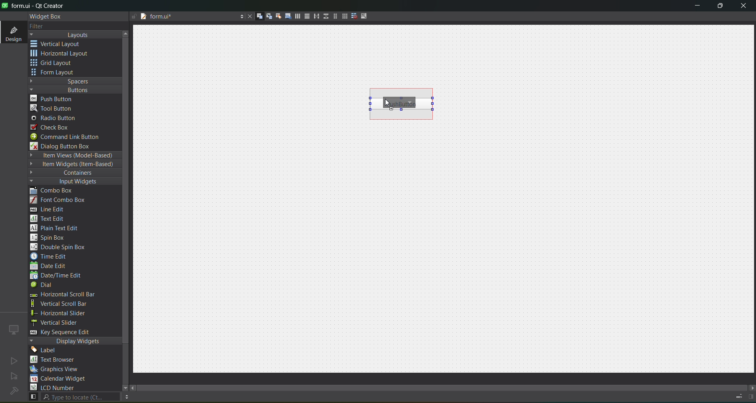 The width and height of the screenshot is (756, 403). What do you see at coordinates (46, 350) in the screenshot?
I see `label` at bounding box center [46, 350].